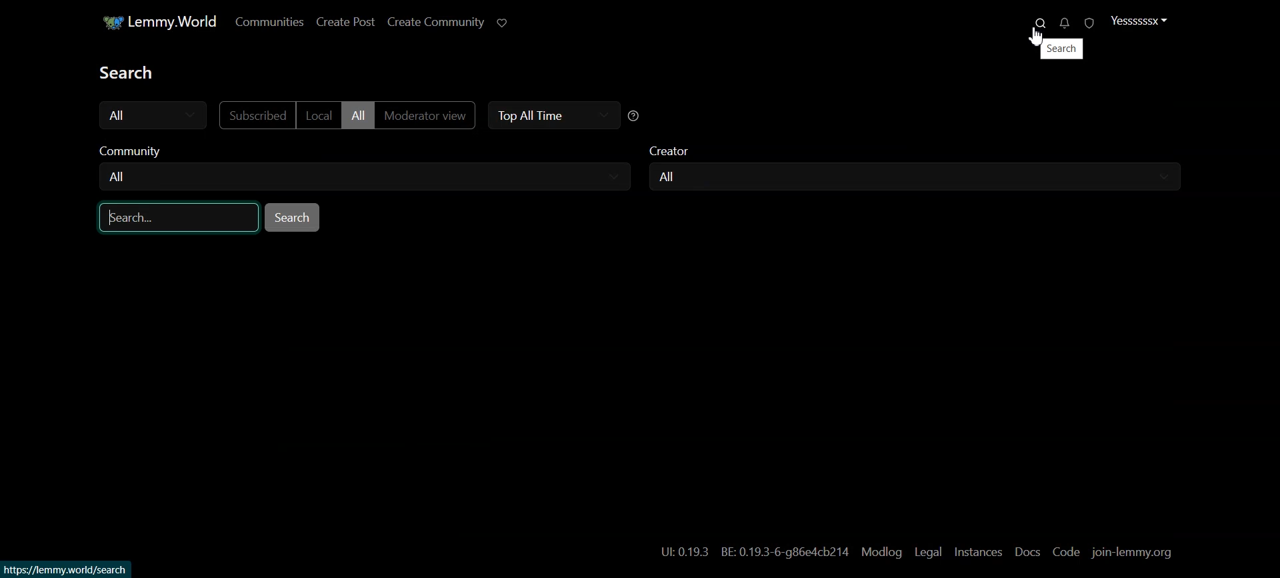 This screenshot has height=578, width=1280. What do you see at coordinates (1036, 36) in the screenshot?
I see `Cursor` at bounding box center [1036, 36].